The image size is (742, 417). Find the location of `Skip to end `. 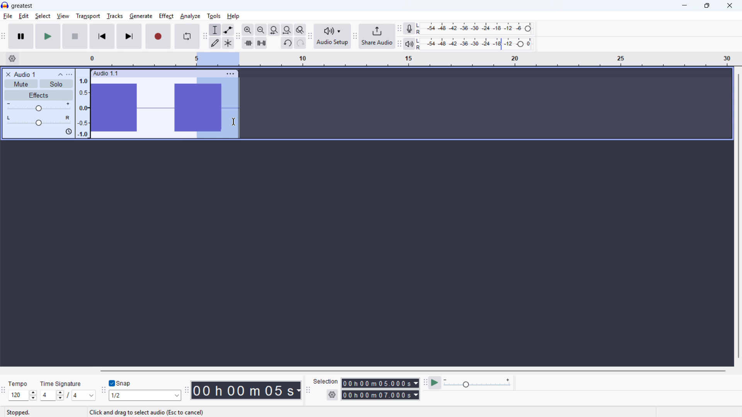

Skip to end  is located at coordinates (130, 37).